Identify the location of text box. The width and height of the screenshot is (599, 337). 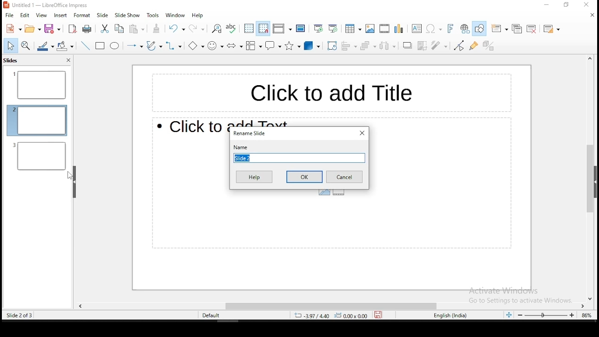
(327, 91).